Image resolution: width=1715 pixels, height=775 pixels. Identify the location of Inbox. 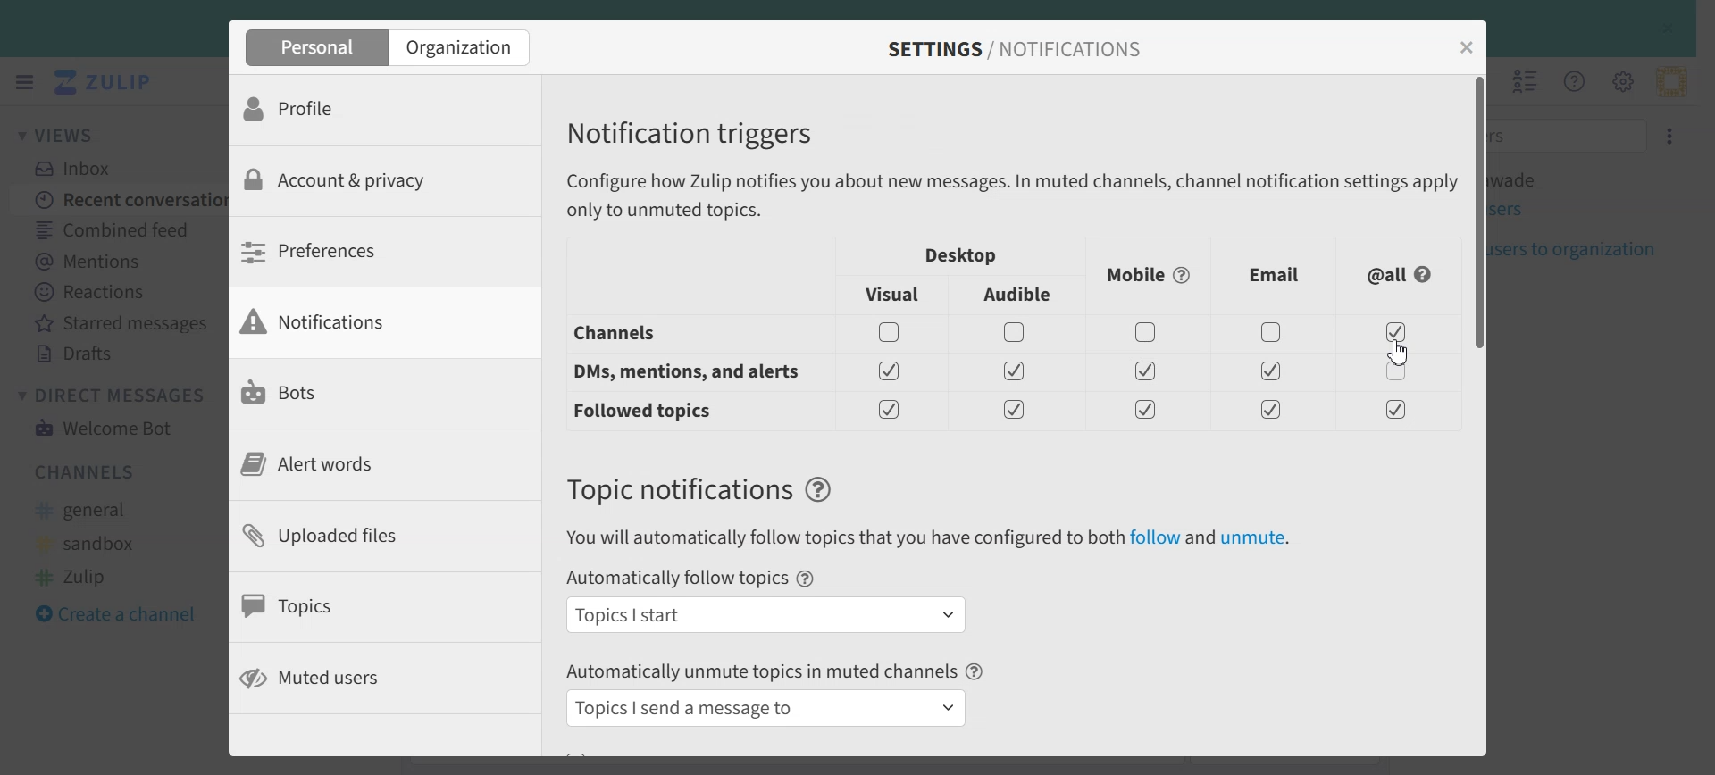
(81, 168).